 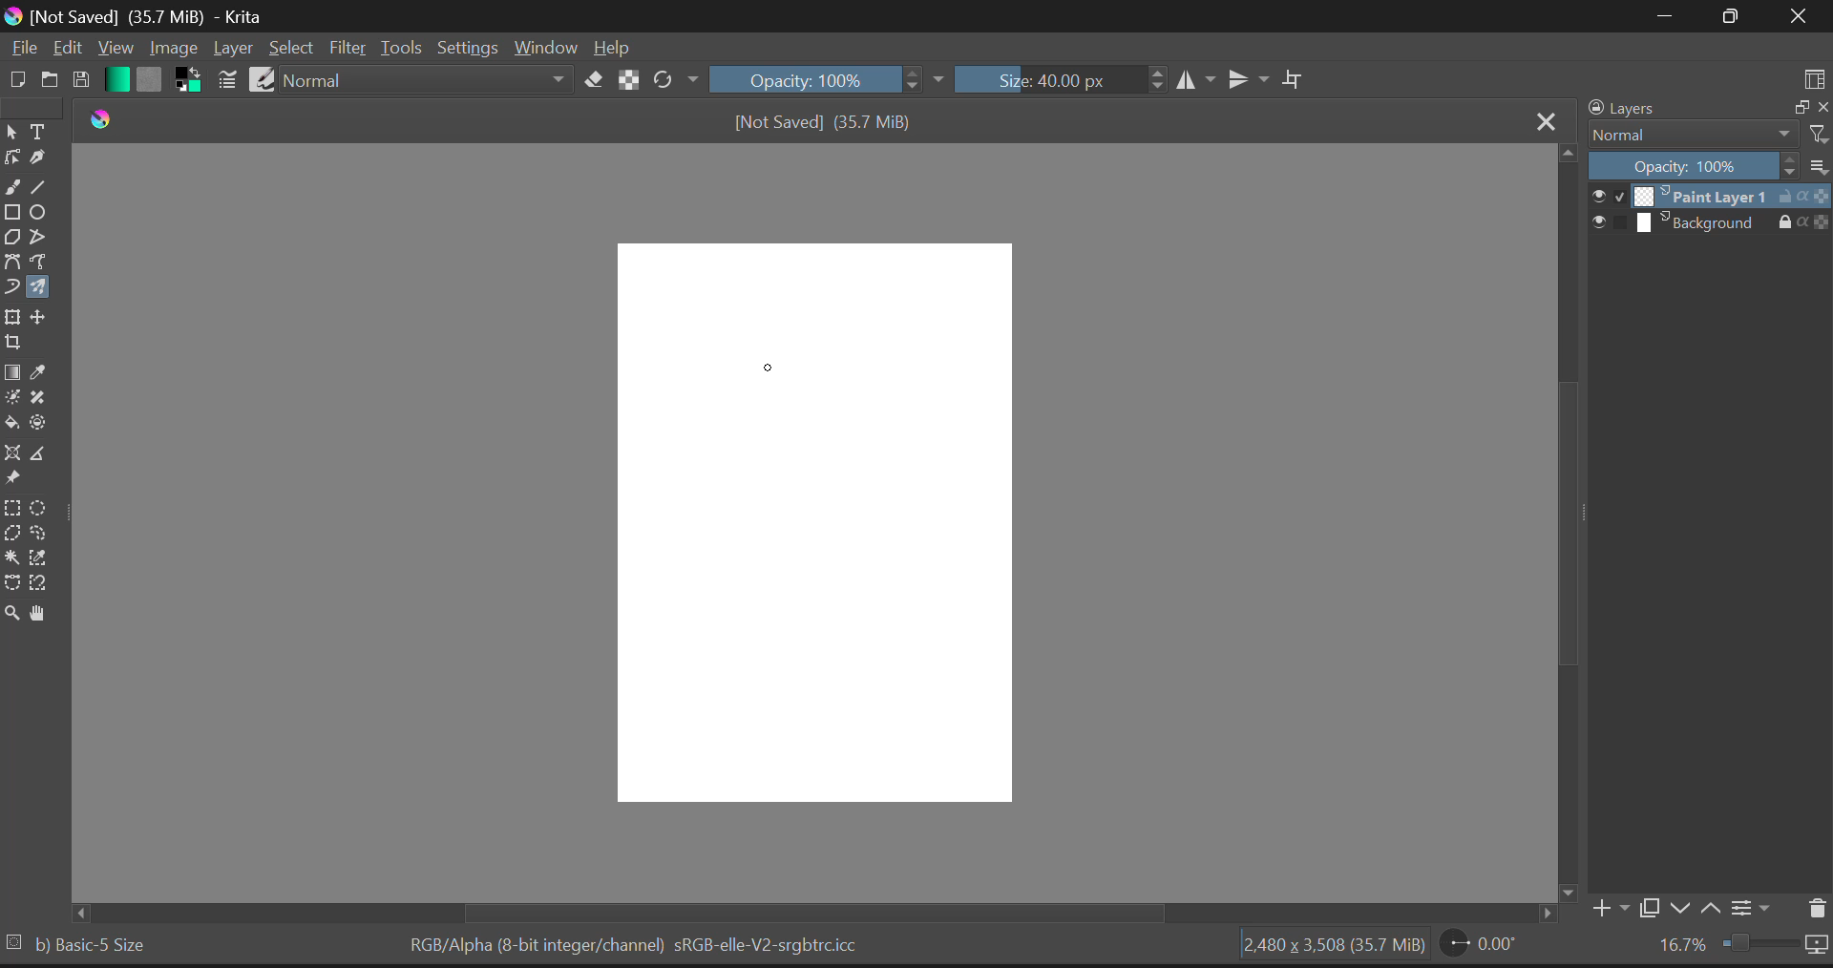 What do you see at coordinates (349, 49) in the screenshot?
I see `Filter` at bounding box center [349, 49].